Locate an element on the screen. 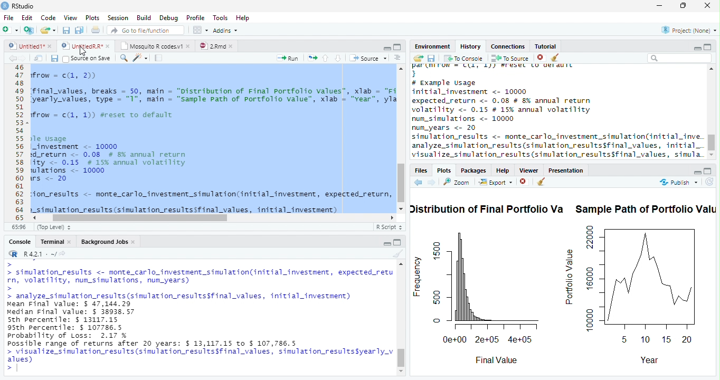  Session is located at coordinates (117, 17).